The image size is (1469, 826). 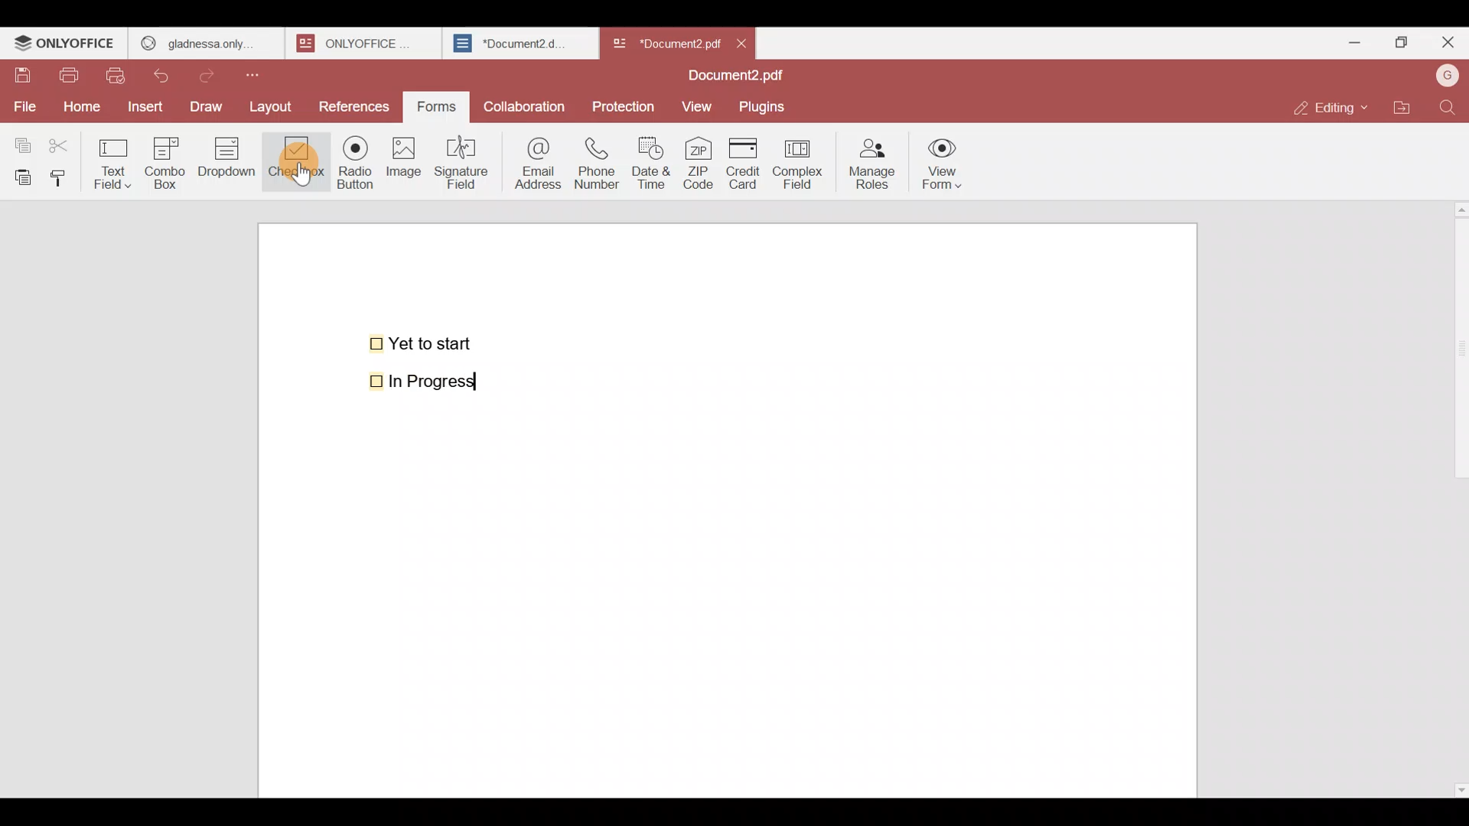 What do you see at coordinates (65, 45) in the screenshot?
I see `ONLYOFFICE` at bounding box center [65, 45].